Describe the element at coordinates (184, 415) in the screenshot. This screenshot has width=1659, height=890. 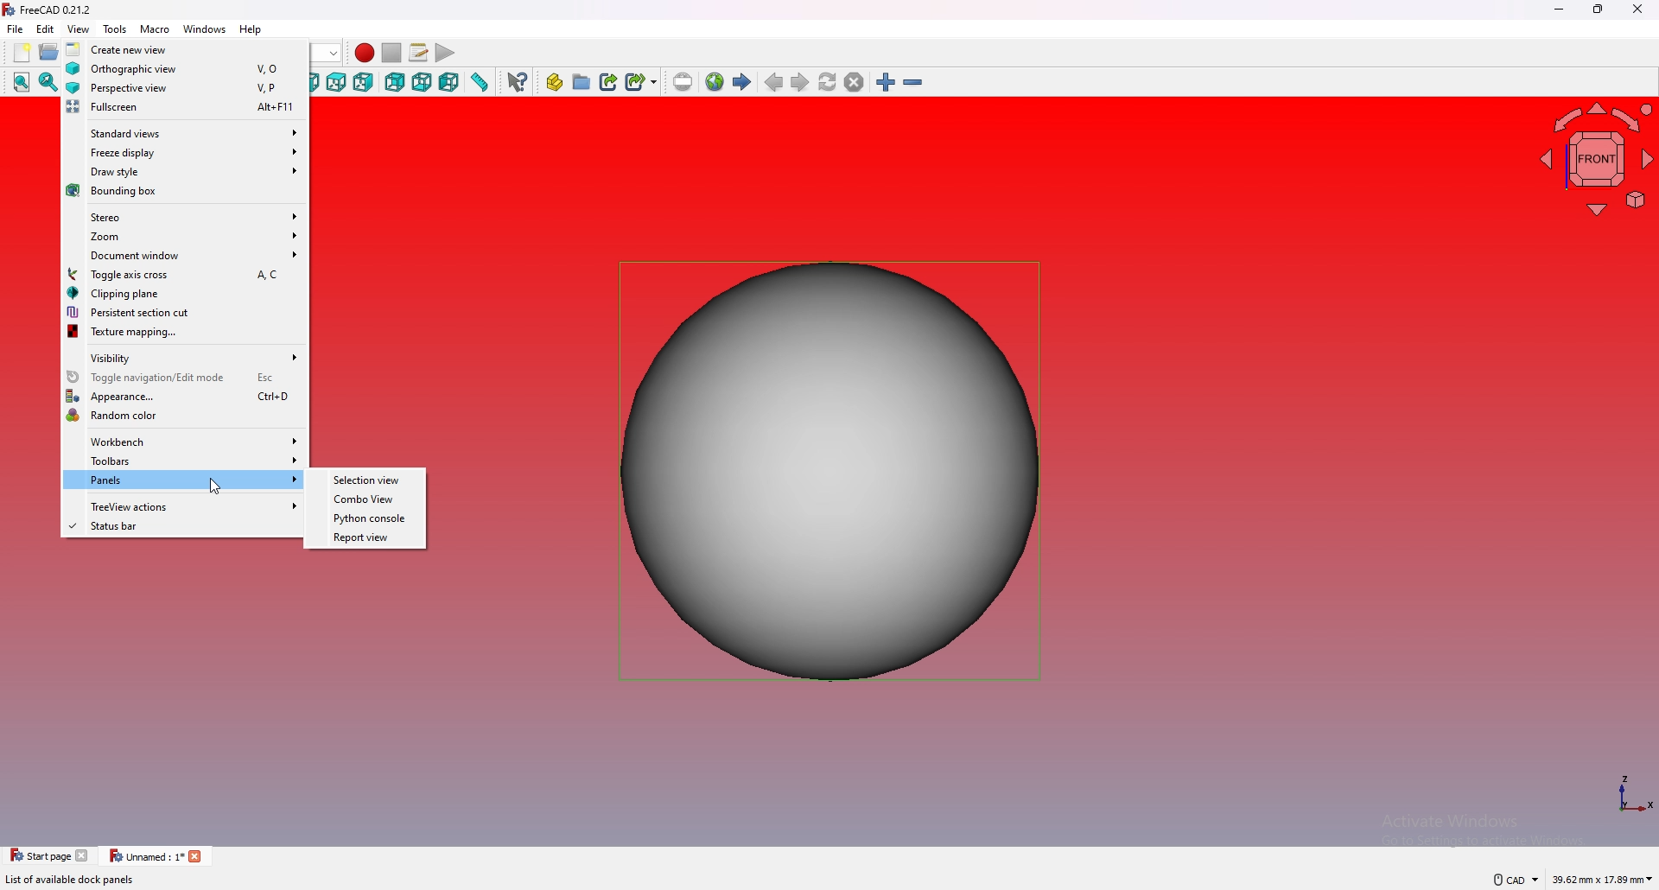
I see `random color` at that location.